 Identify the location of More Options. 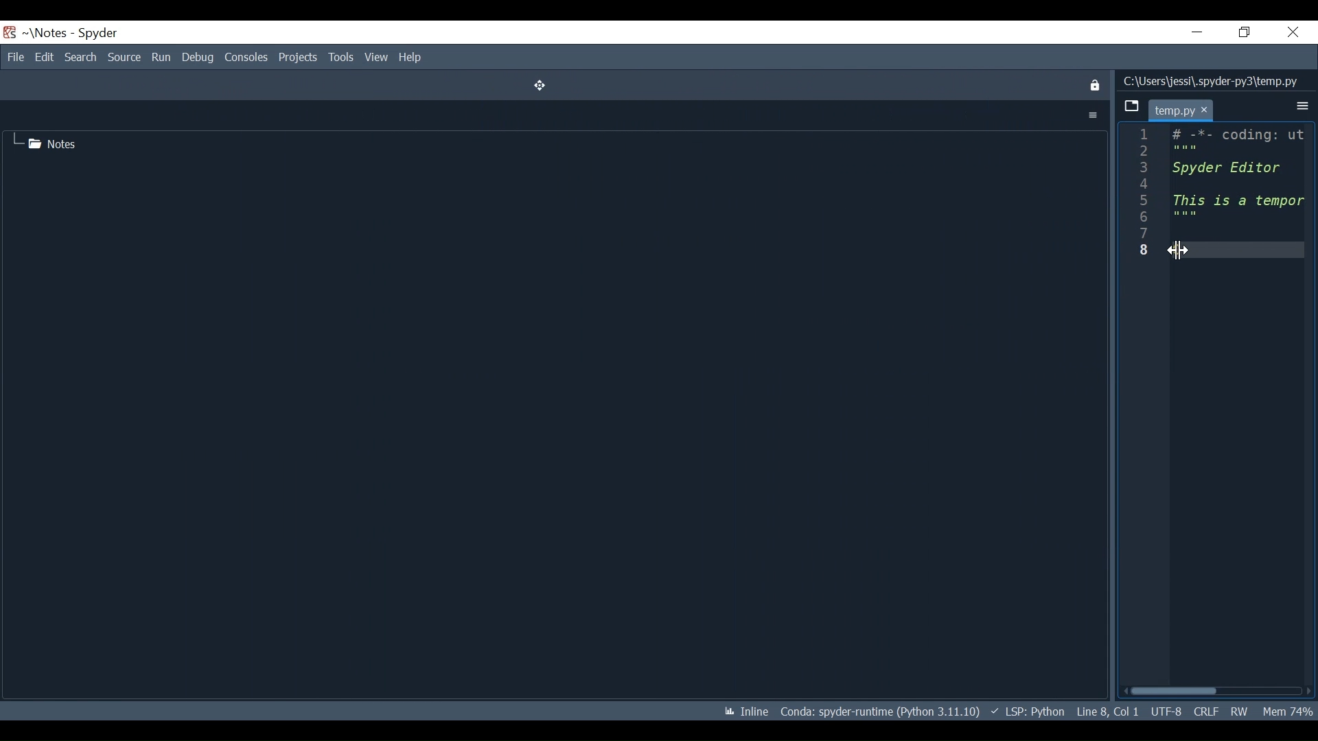
(1302, 106).